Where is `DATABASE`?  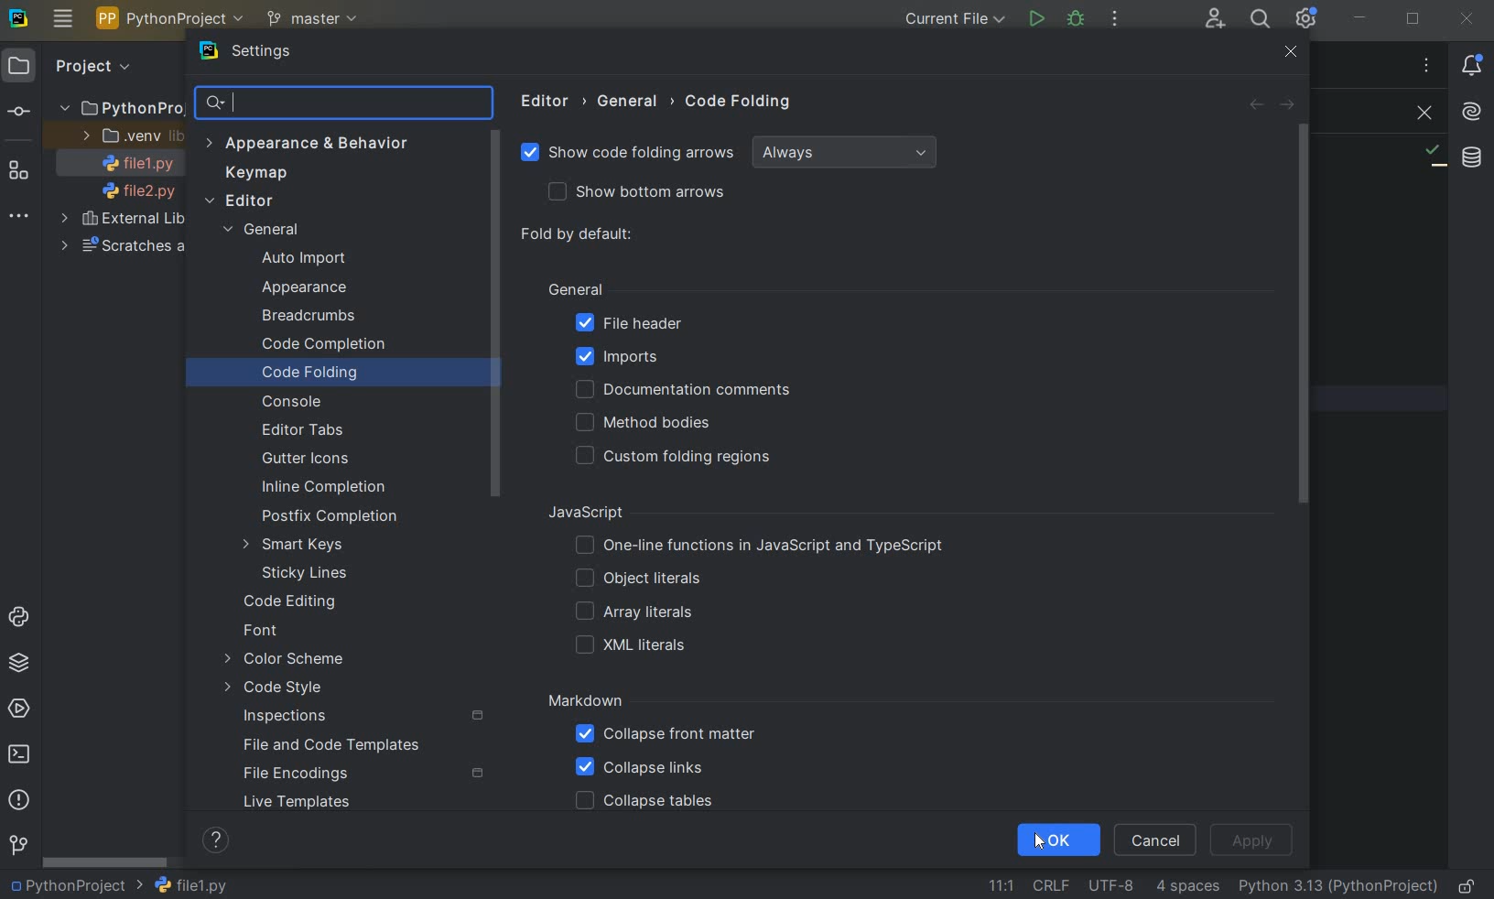
DATABASE is located at coordinates (1472, 157).